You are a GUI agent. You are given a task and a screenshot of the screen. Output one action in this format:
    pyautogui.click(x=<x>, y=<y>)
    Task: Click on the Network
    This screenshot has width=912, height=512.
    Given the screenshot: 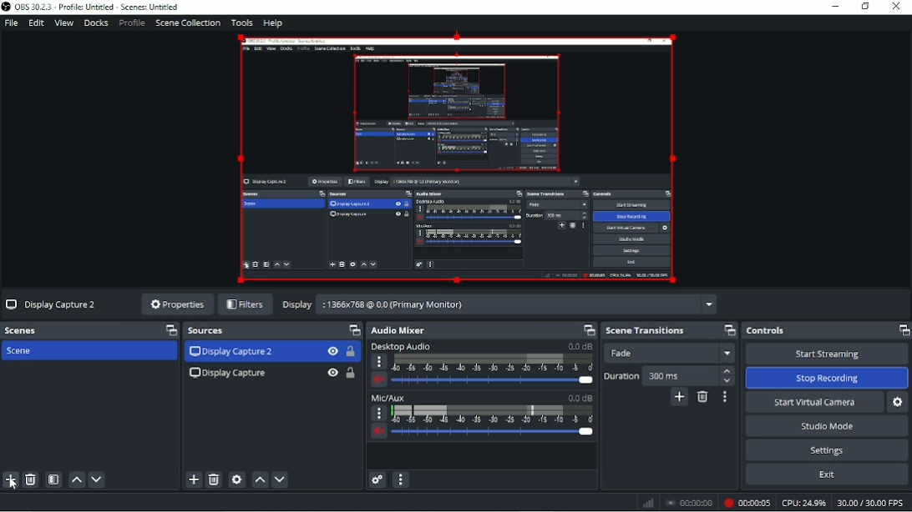 What is the action you would take?
    pyautogui.click(x=646, y=502)
    